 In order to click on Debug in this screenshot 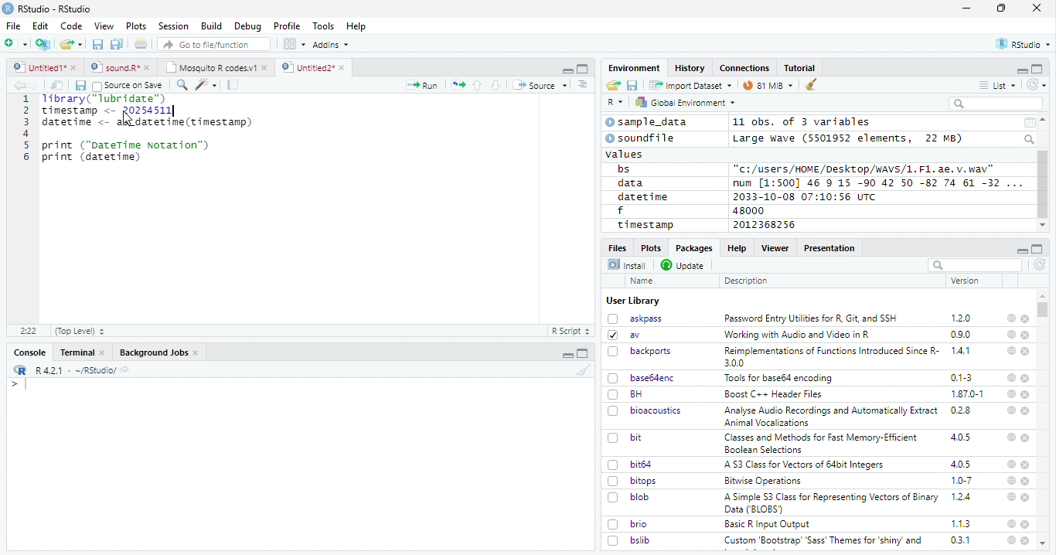, I will do `click(248, 26)`.